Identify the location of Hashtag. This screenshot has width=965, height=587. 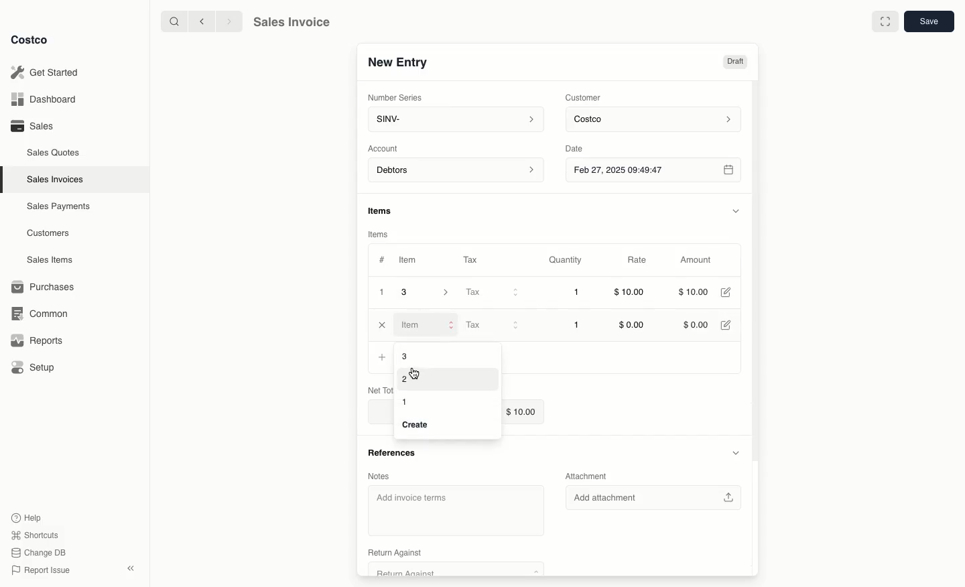
(381, 260).